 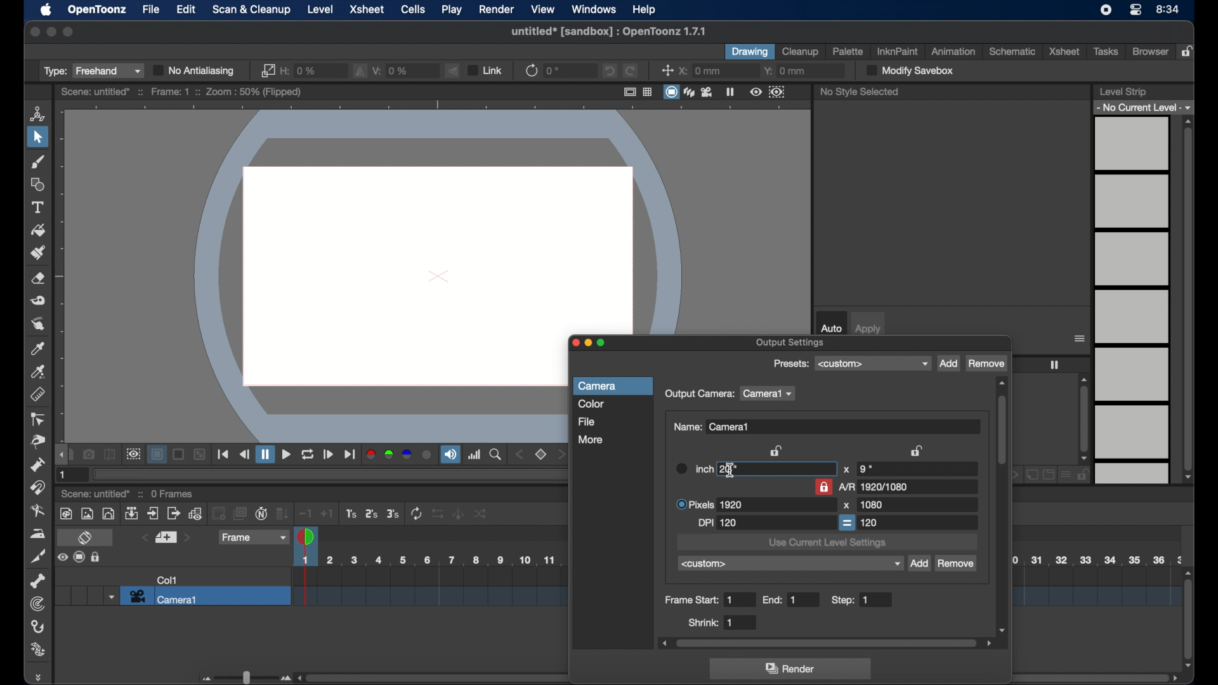 What do you see at coordinates (791, 343) in the screenshot?
I see `output settings` at bounding box center [791, 343].